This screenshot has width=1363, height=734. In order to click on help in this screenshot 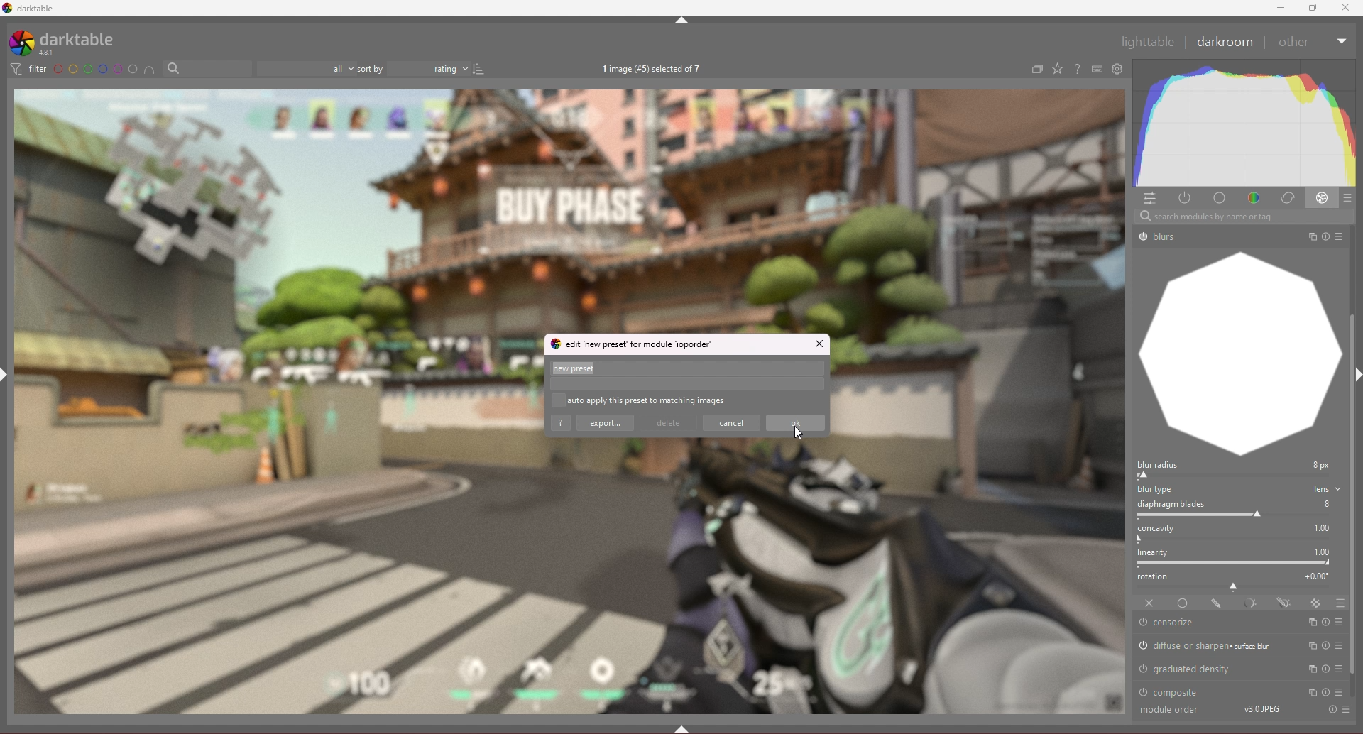, I will do `click(561, 422)`.